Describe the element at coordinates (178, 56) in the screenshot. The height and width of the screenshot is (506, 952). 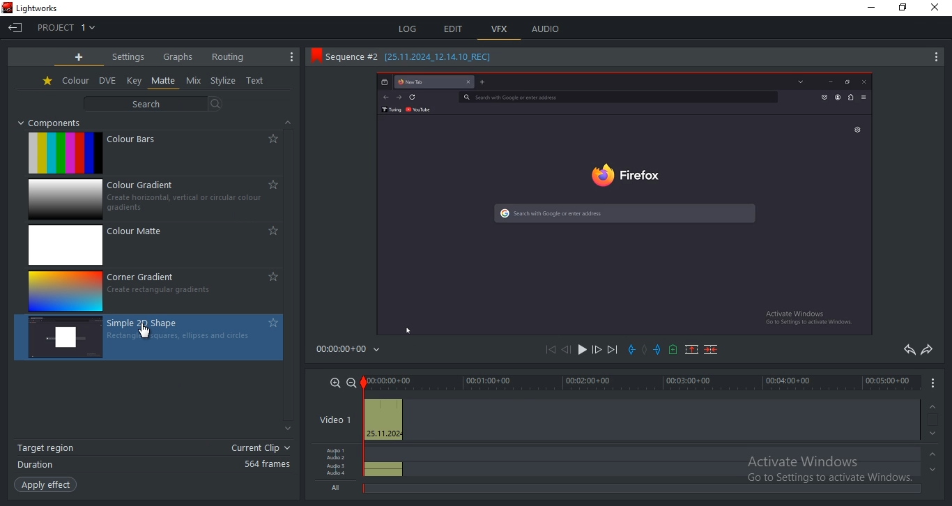
I see `graphs` at that location.